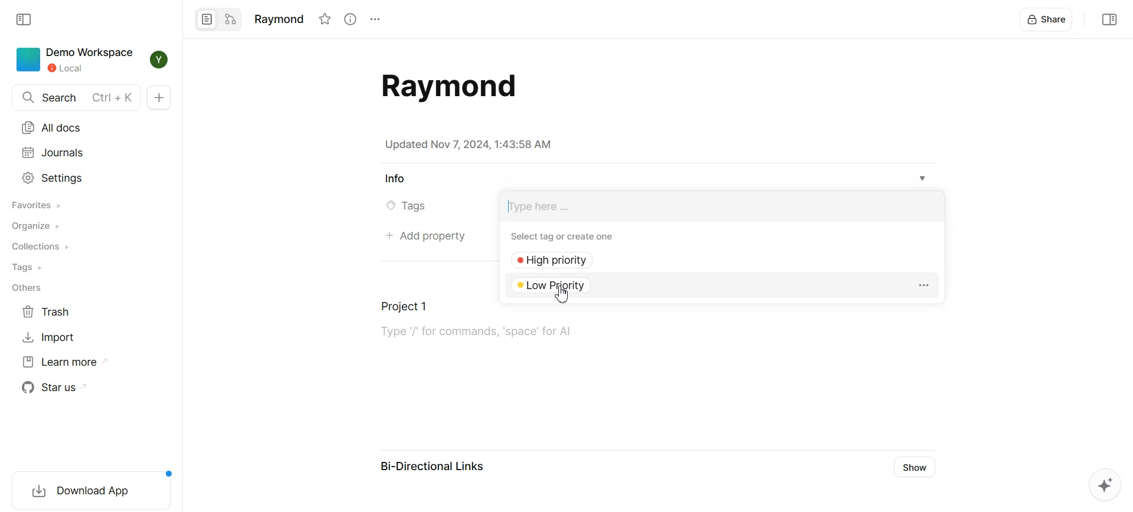  I want to click on Select tag or create one, so click(566, 236).